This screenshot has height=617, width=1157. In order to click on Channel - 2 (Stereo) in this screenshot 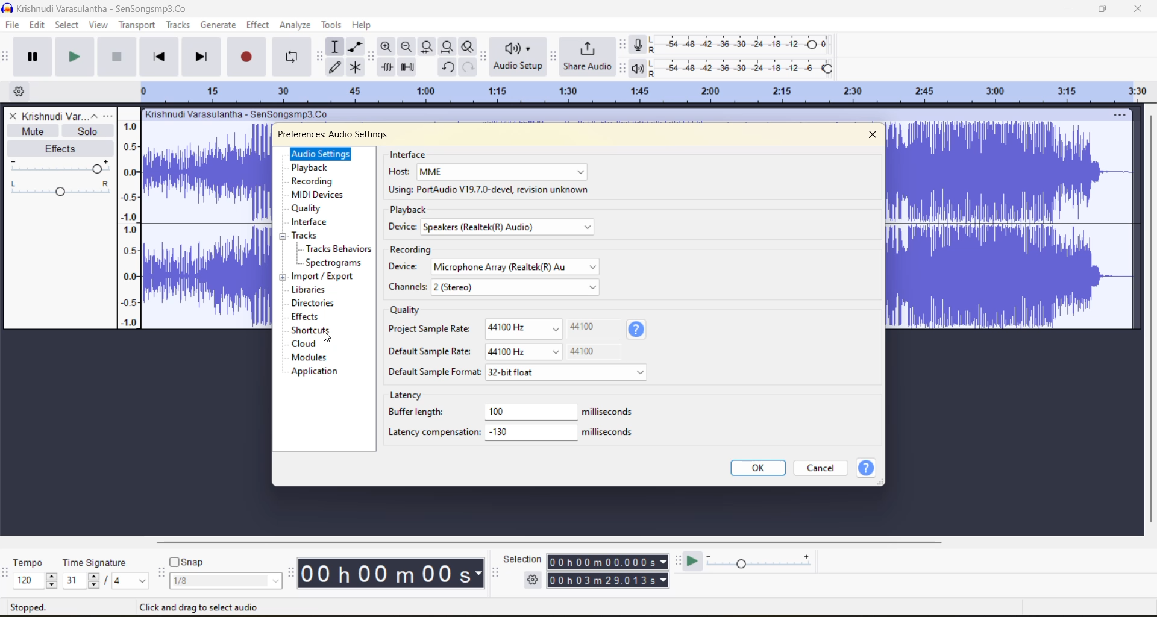, I will do `click(496, 287)`.